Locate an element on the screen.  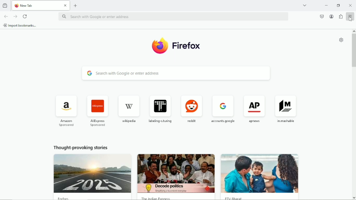
Amazon is located at coordinates (65, 110).